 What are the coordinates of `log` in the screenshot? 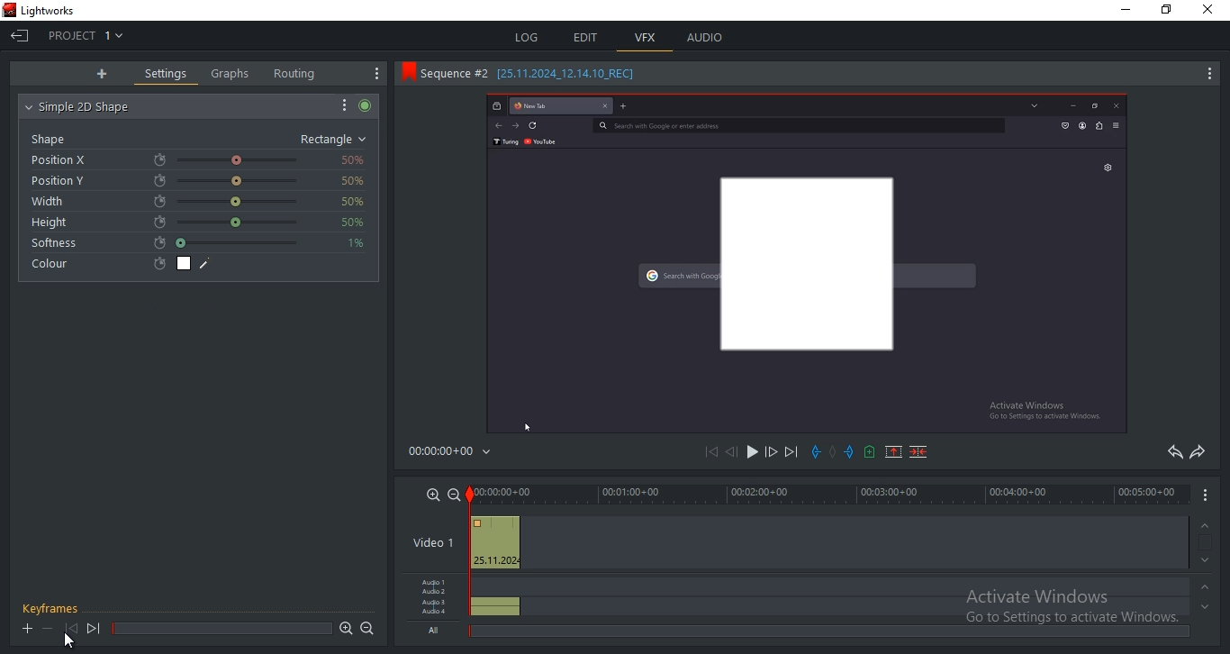 It's located at (525, 35).